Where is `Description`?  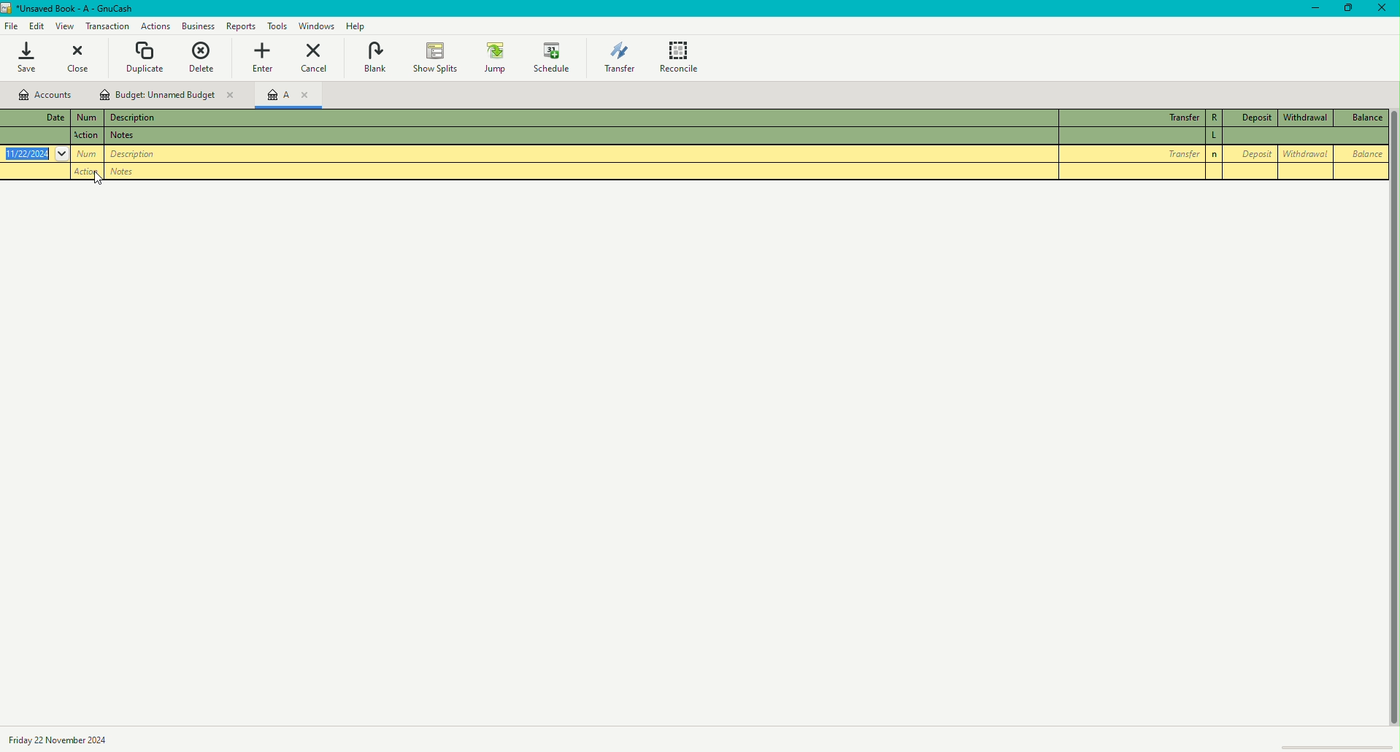 Description is located at coordinates (134, 118).